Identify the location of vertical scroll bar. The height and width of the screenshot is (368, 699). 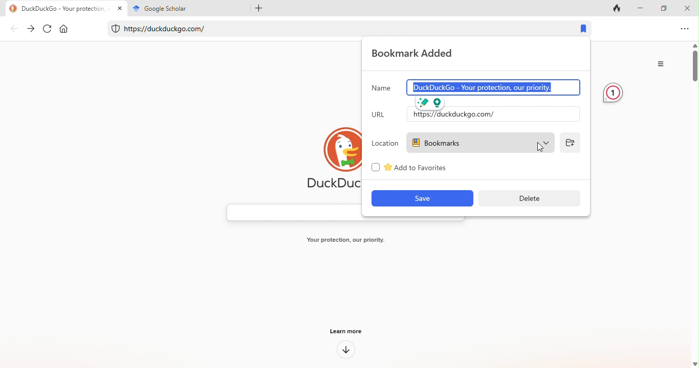
(694, 70).